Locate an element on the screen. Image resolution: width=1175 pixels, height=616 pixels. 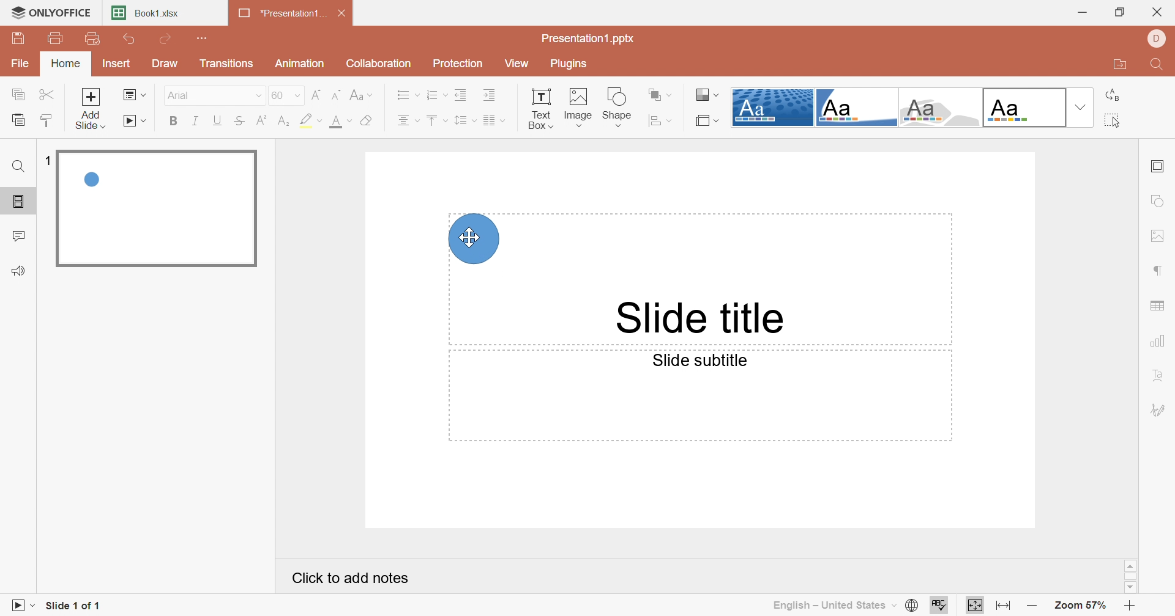
Image settings is located at coordinates (1160, 236).